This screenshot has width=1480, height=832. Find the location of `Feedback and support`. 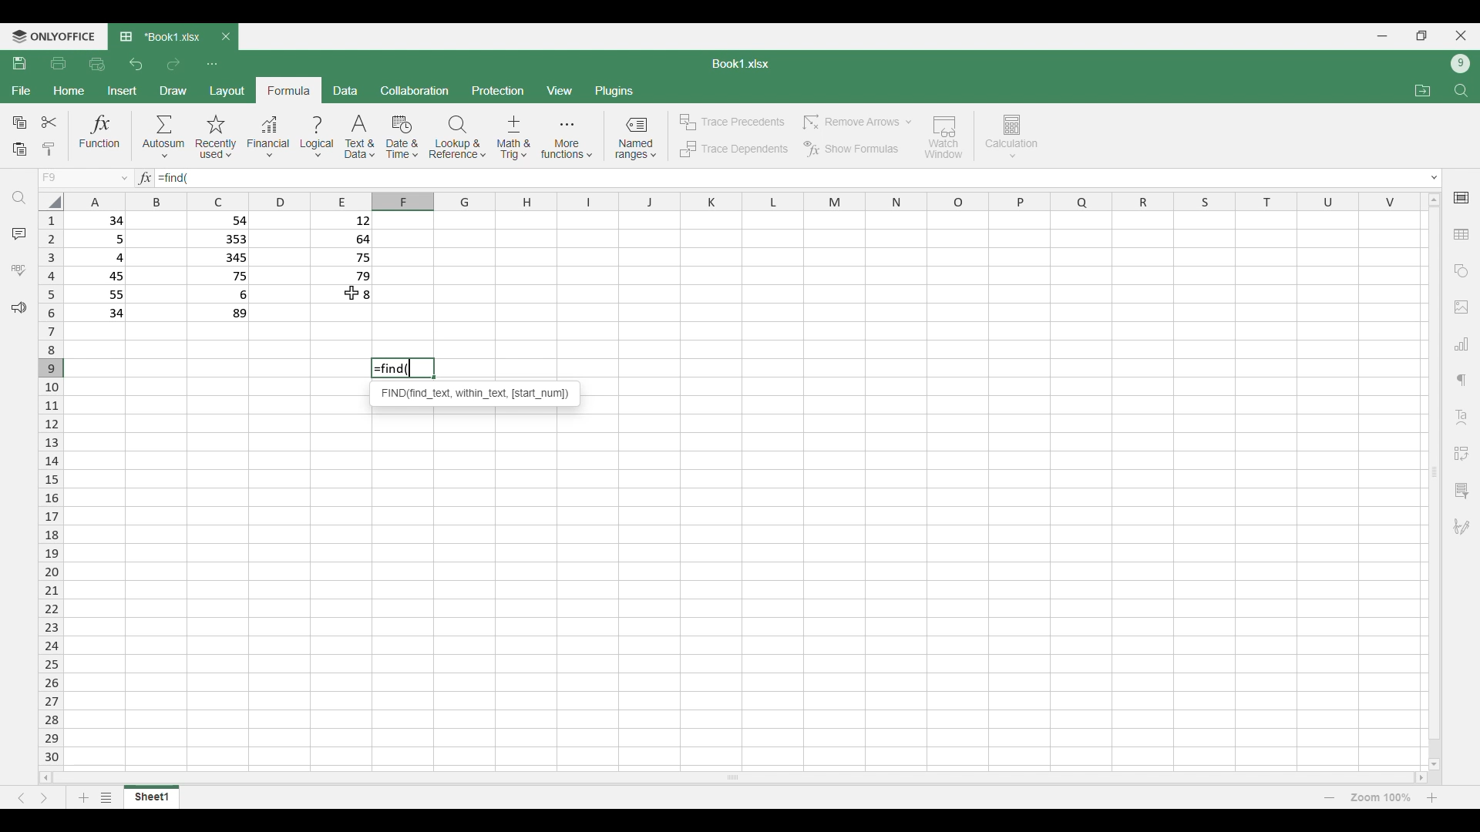

Feedback and support is located at coordinates (18, 308).